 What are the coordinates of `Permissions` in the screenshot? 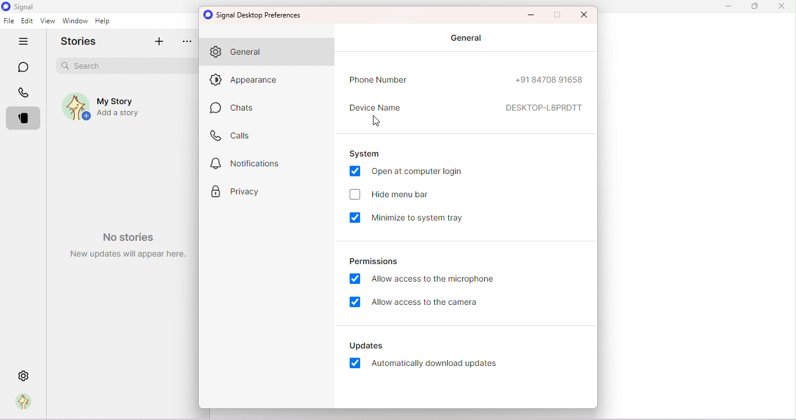 It's located at (372, 259).